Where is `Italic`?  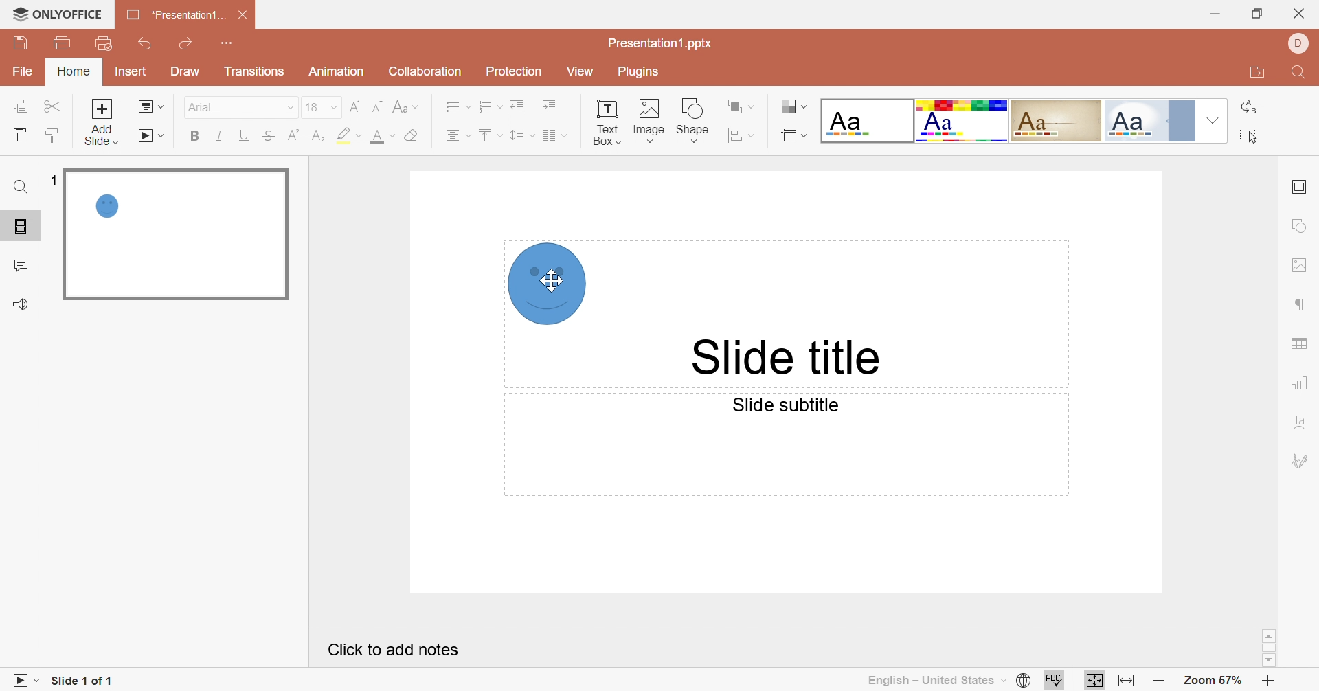
Italic is located at coordinates (220, 134).